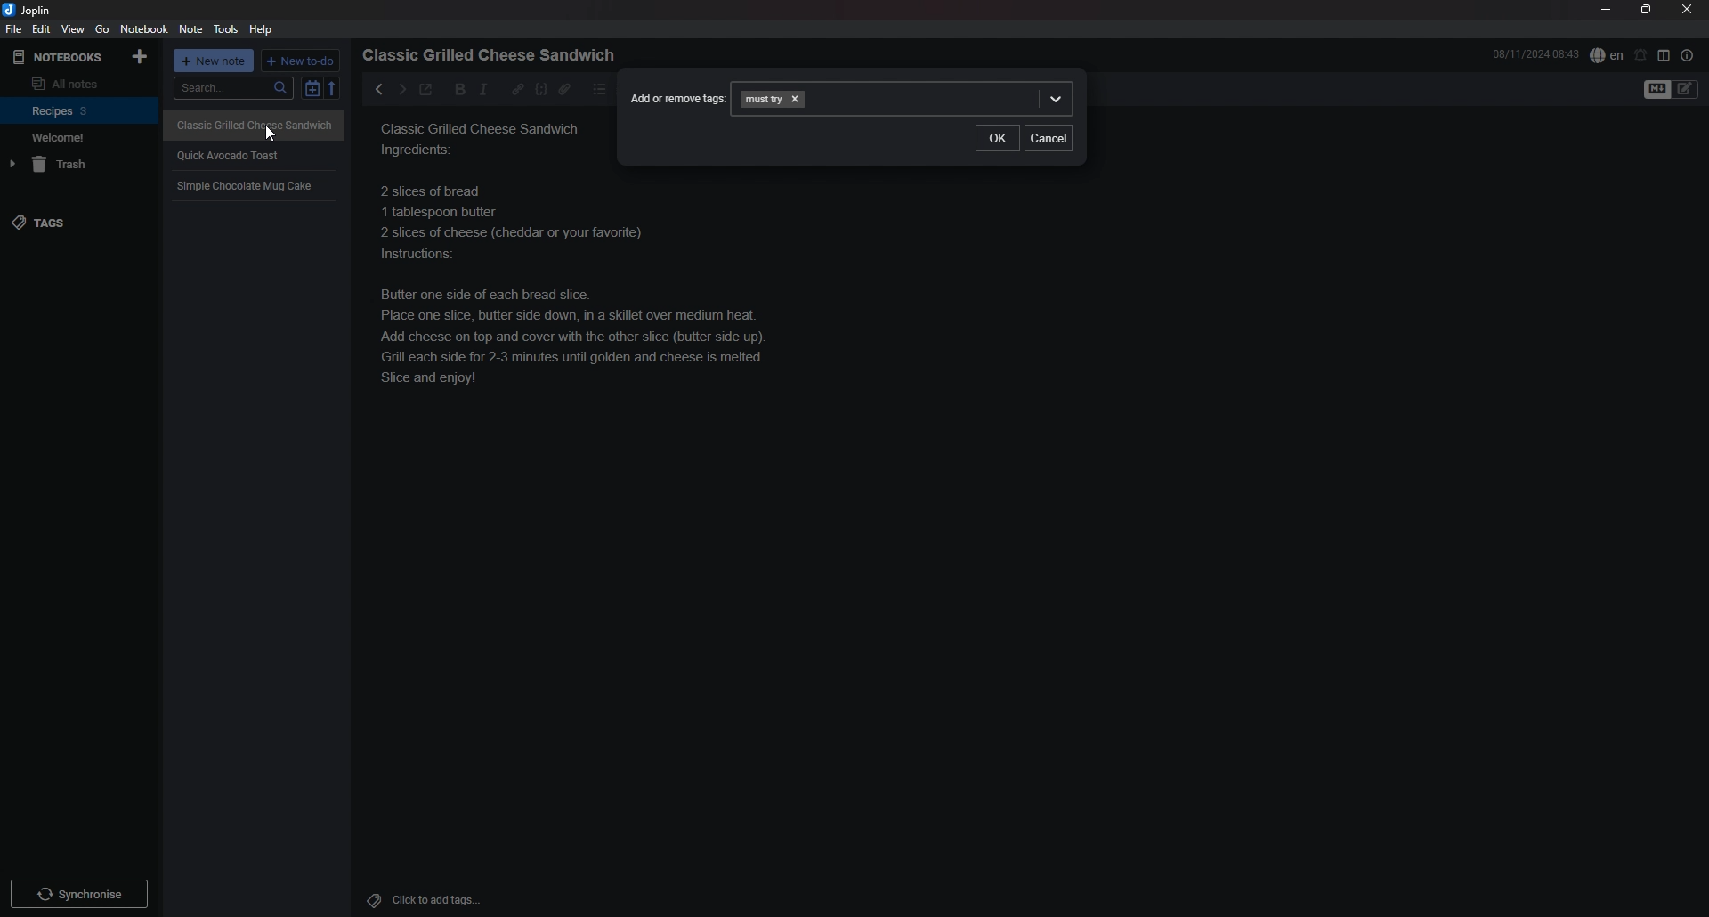  What do you see at coordinates (233, 88) in the screenshot?
I see `search` at bounding box center [233, 88].